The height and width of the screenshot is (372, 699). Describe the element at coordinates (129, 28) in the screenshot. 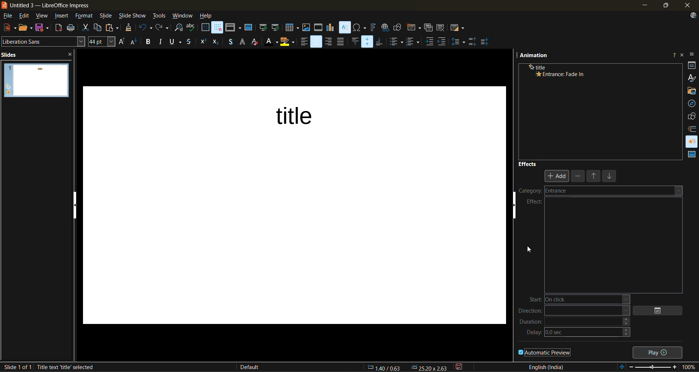

I see `clone formatting` at that location.